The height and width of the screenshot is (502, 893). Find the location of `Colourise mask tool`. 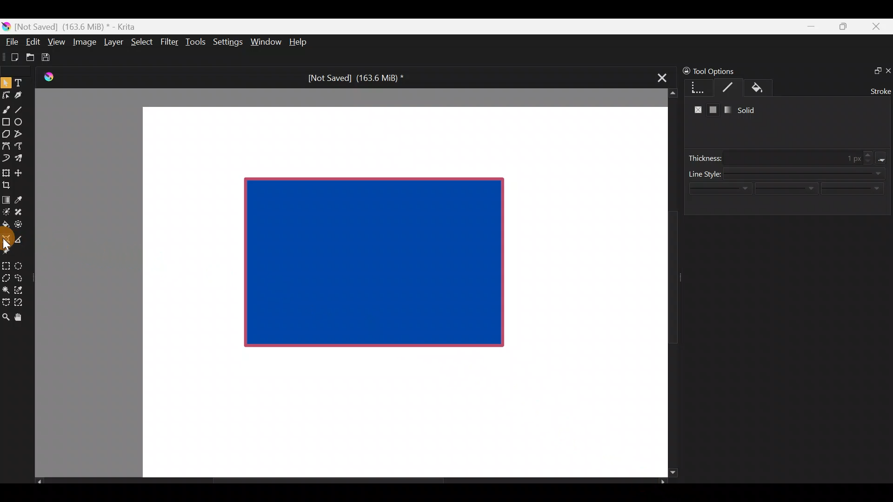

Colourise mask tool is located at coordinates (6, 211).